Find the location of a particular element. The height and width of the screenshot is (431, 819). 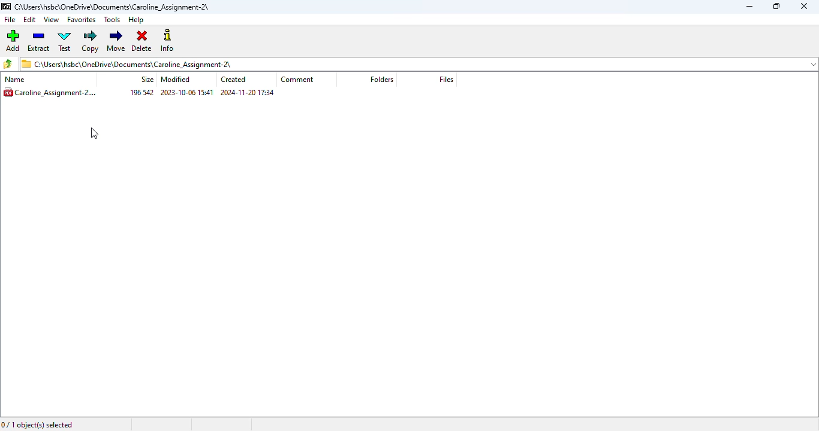

Size is located at coordinates (145, 79).